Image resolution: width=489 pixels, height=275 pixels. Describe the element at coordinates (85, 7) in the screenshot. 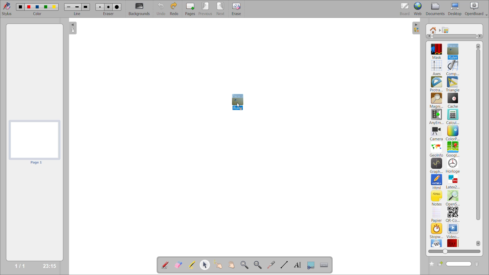

I see `line 3` at that location.